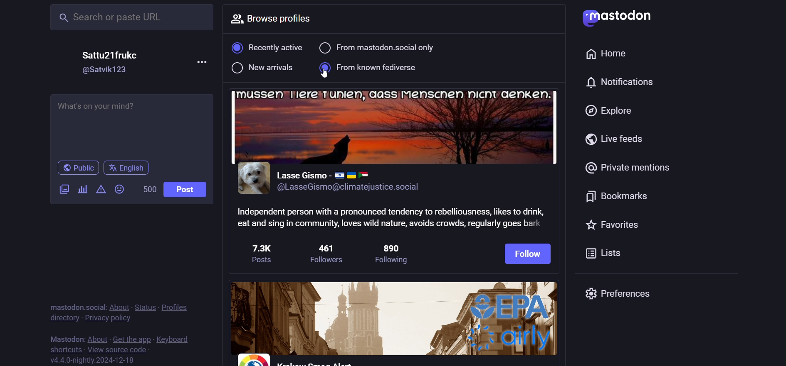 The height and width of the screenshot is (366, 786). Describe the element at coordinates (186, 187) in the screenshot. I see `post` at that location.